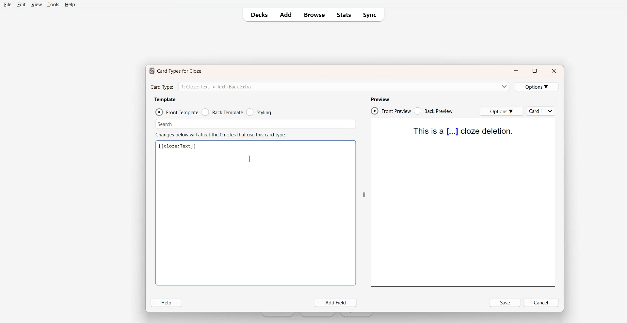  Describe the element at coordinates (8, 4) in the screenshot. I see `File` at that location.